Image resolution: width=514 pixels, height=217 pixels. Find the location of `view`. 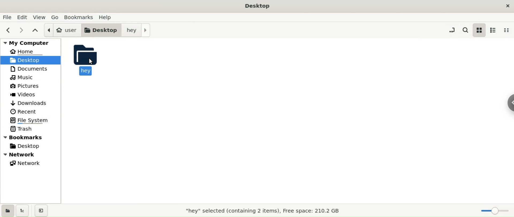

view is located at coordinates (41, 17).